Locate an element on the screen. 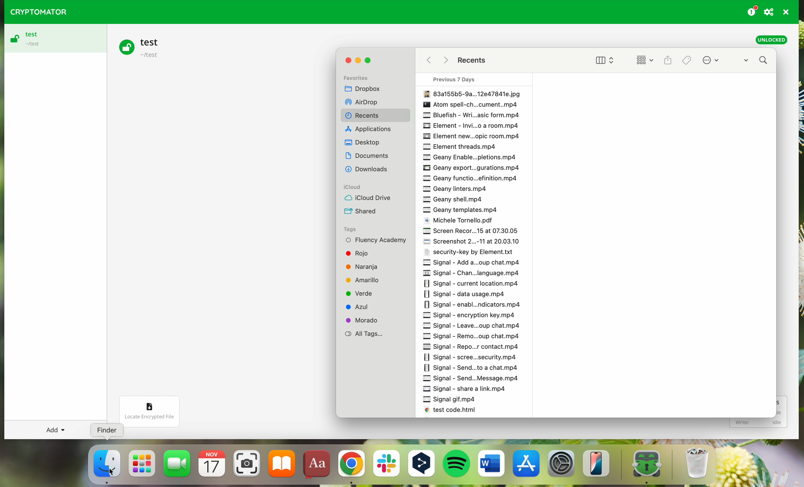 The width and height of the screenshot is (804, 487). Spotify is located at coordinates (457, 465).